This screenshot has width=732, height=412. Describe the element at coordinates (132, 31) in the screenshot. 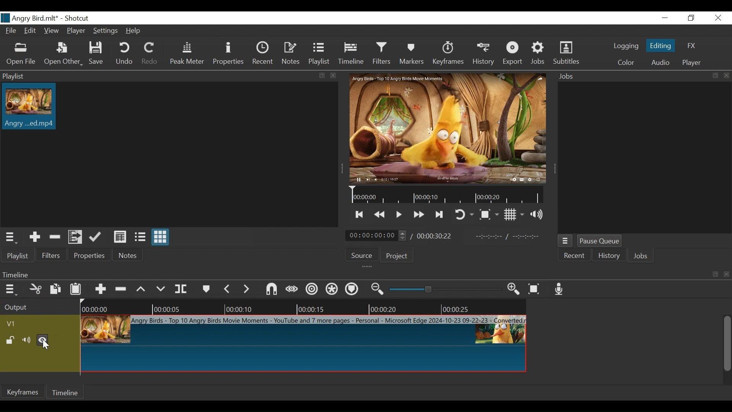

I see `Help` at that location.